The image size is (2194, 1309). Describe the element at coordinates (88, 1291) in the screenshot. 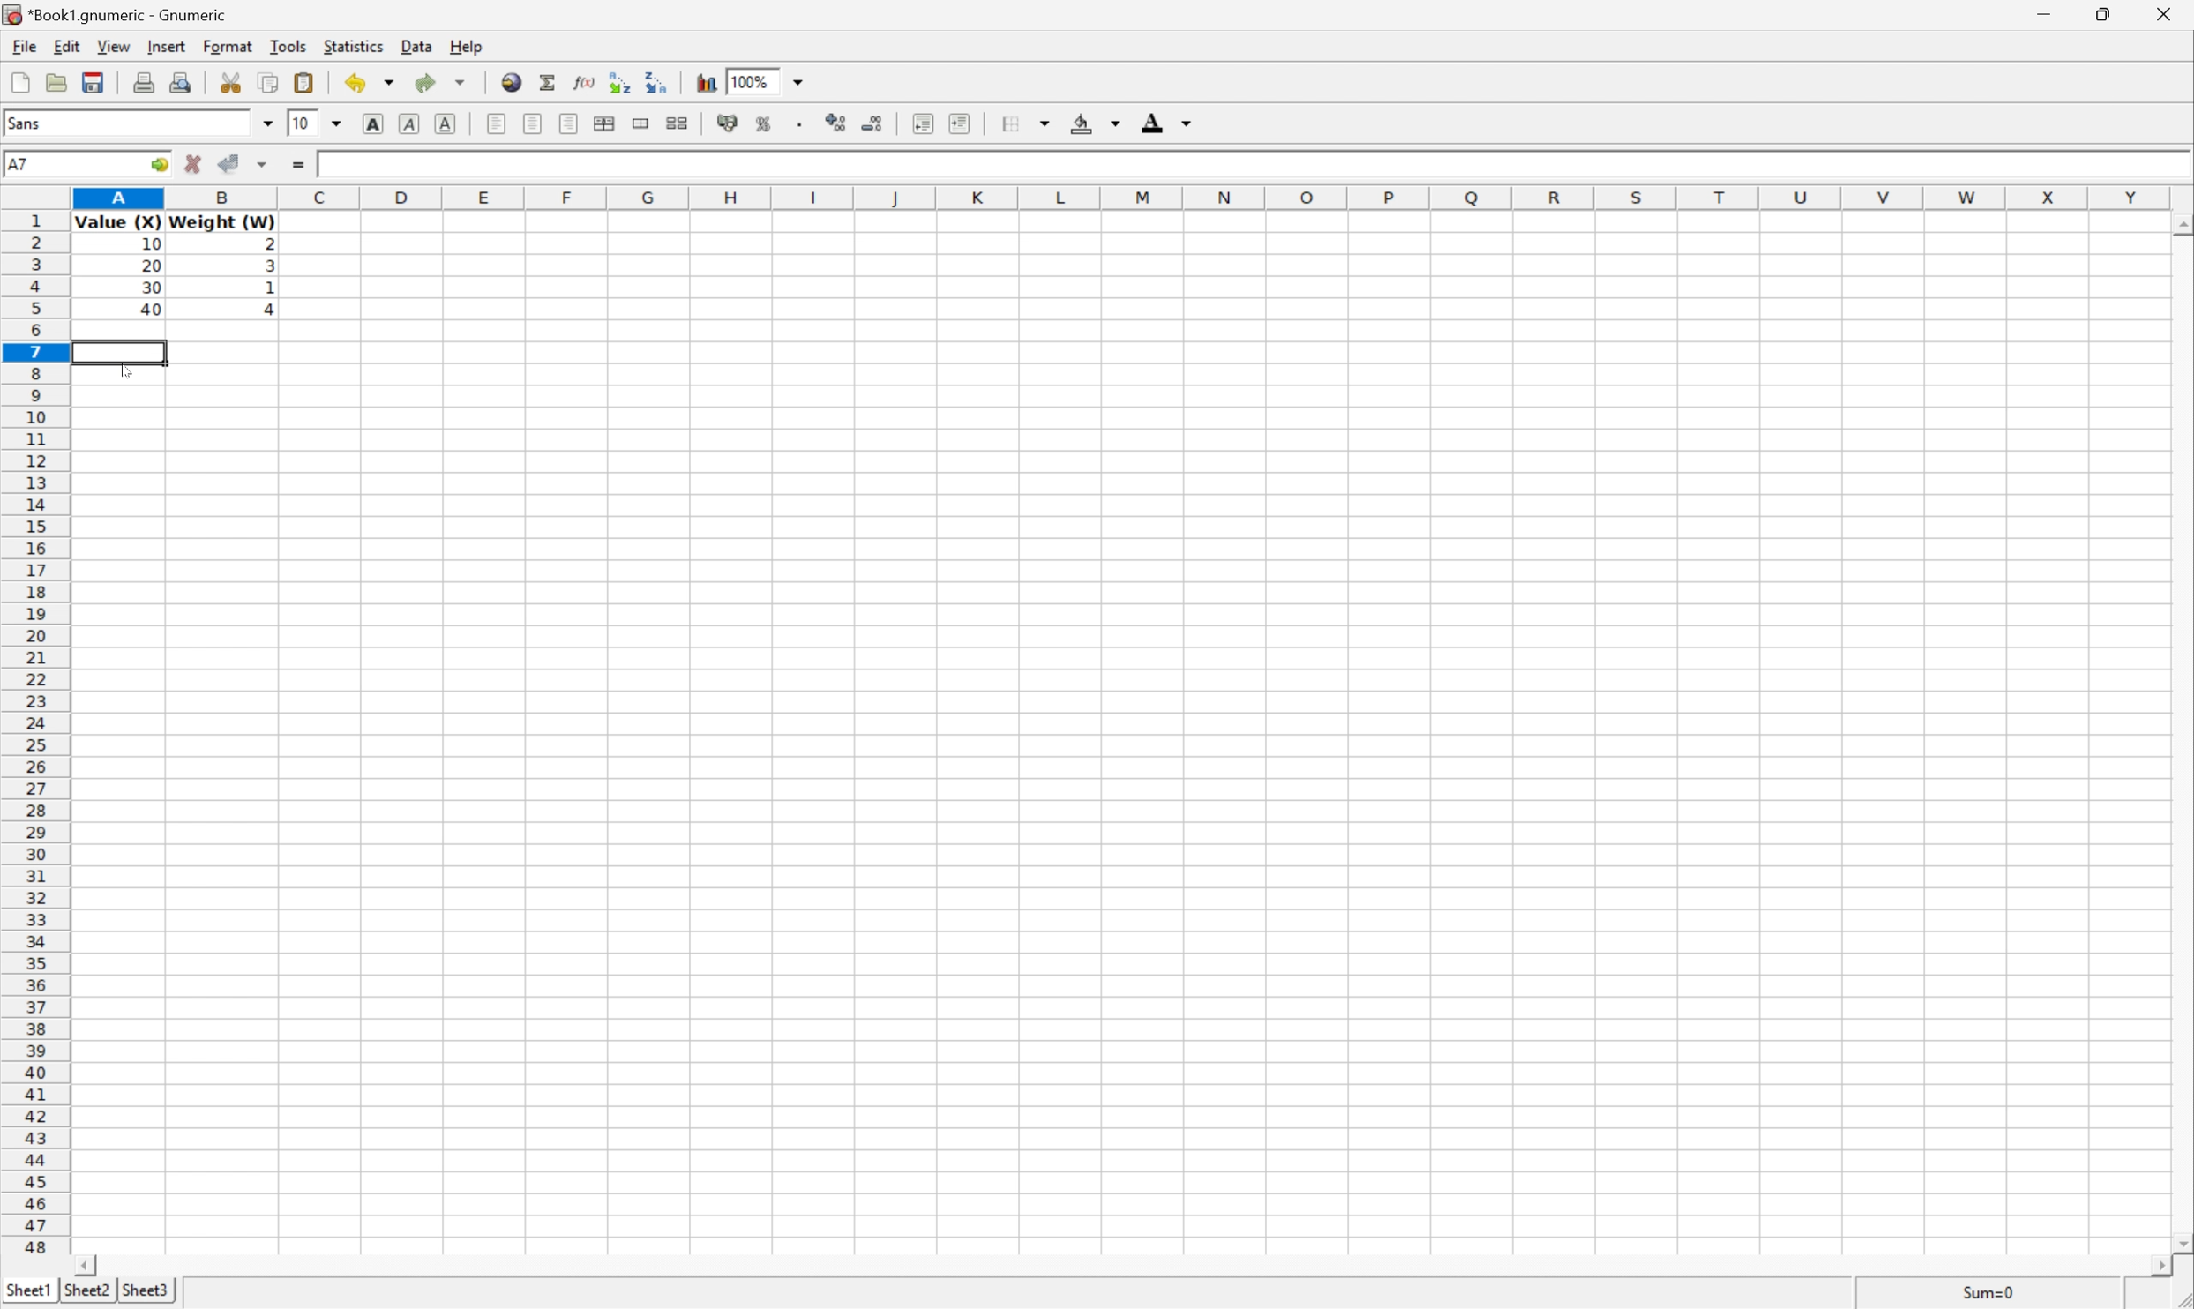

I see `Sheet2` at that location.